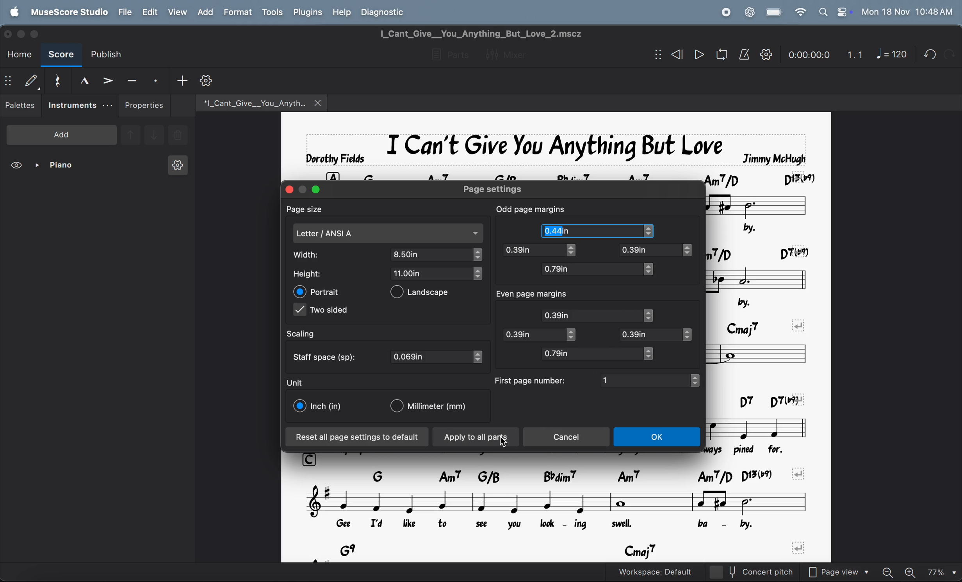 The width and height of the screenshot is (962, 582). I want to click on close, so click(319, 103).